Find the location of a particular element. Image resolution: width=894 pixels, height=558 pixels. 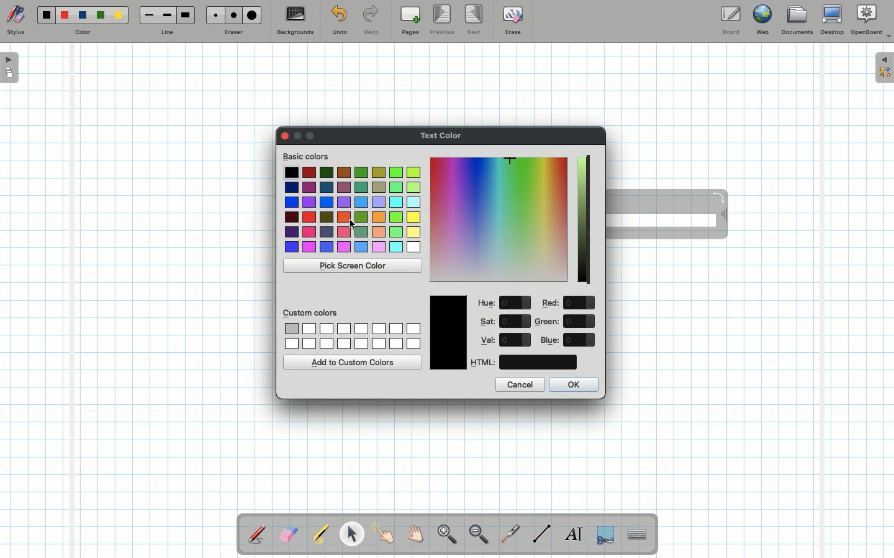

Text input is located at coordinates (638, 531).